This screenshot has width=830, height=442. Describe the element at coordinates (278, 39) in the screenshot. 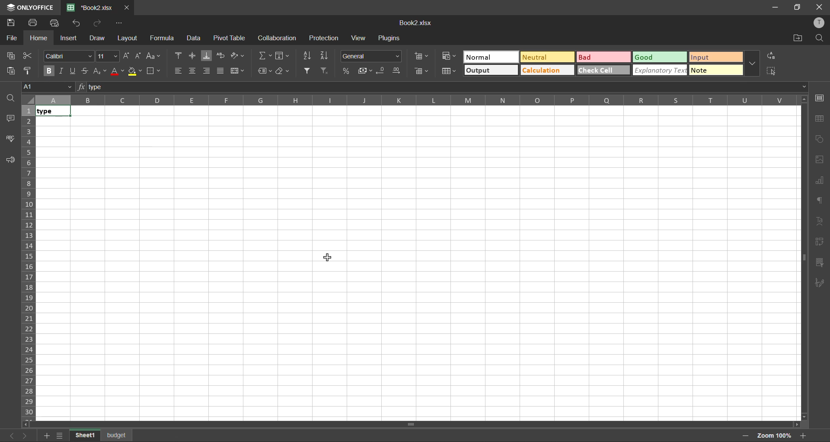

I see `collaboration` at that location.